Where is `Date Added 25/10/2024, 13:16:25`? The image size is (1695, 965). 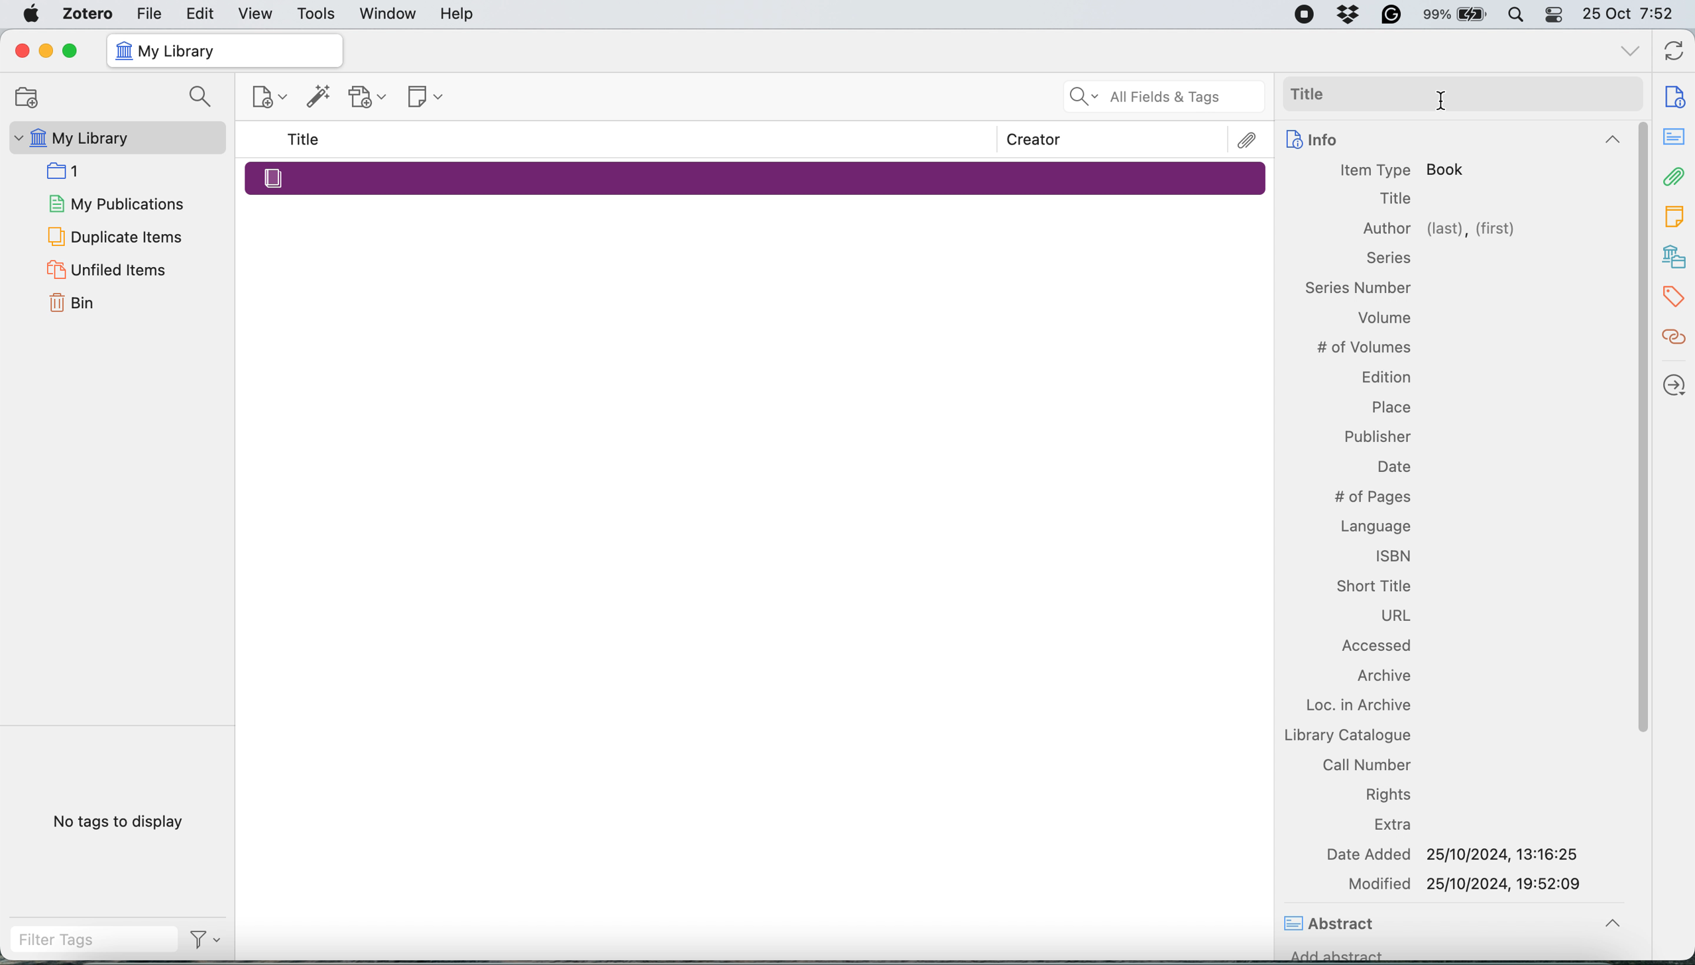 Date Added 25/10/2024, 13:16:25 is located at coordinates (1456, 852).